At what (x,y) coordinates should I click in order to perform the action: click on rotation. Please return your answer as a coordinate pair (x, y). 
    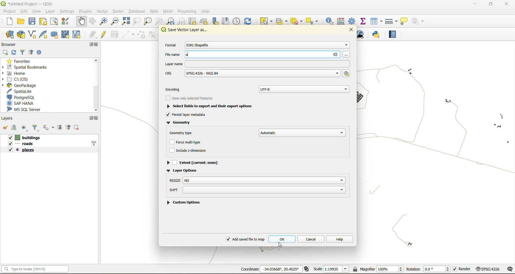
    Looking at the image, I should click on (428, 269).